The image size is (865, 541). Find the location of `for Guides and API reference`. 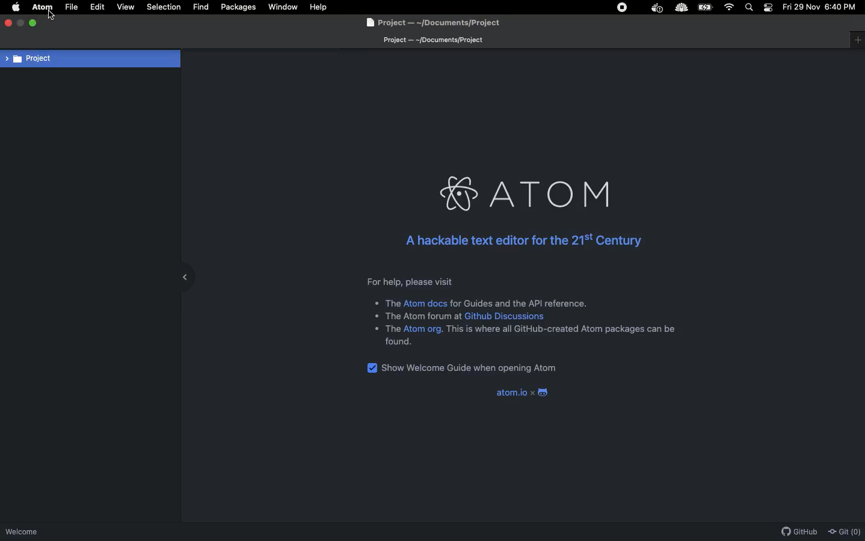

for Guides and API reference is located at coordinates (519, 303).